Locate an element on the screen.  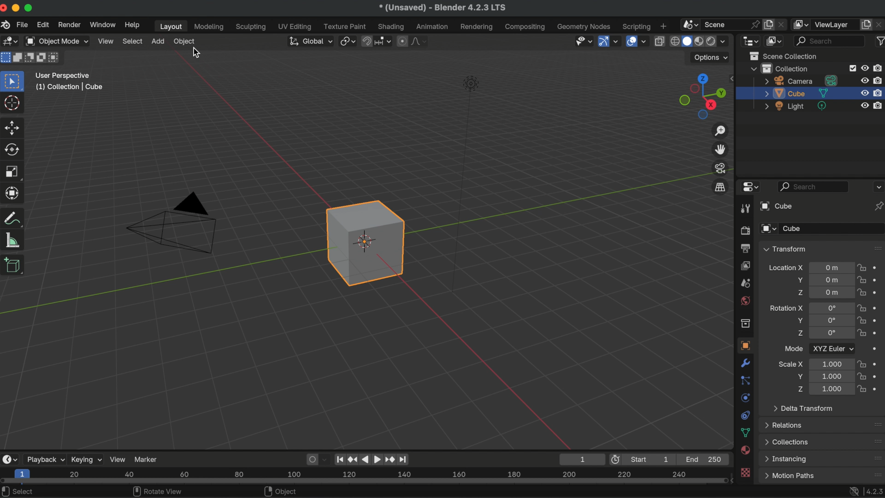
object is located at coordinates (185, 42).